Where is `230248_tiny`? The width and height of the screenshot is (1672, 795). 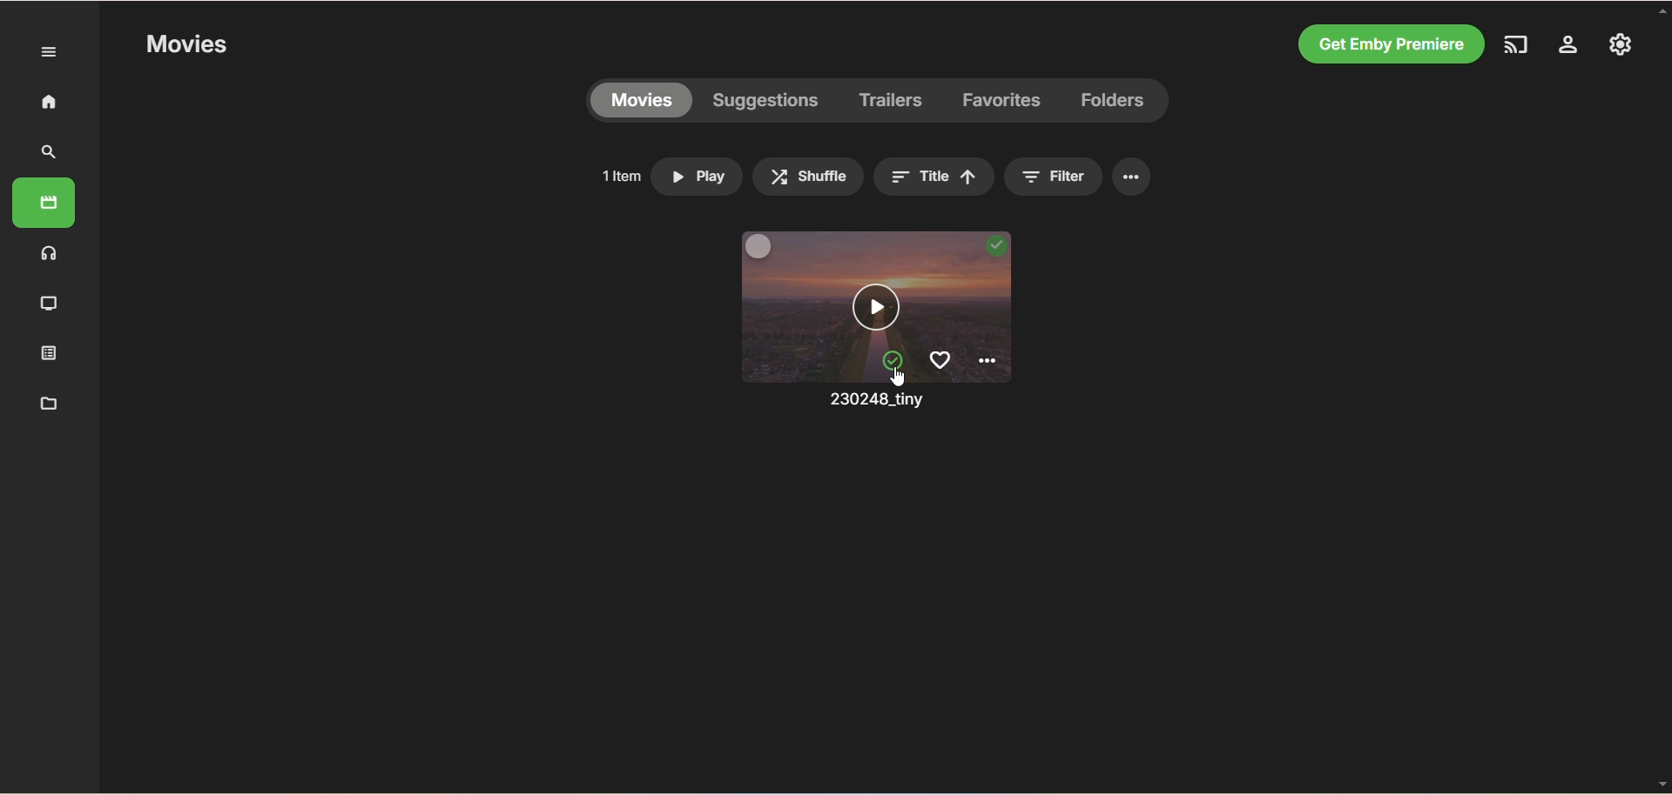
230248_tiny is located at coordinates (869, 402).